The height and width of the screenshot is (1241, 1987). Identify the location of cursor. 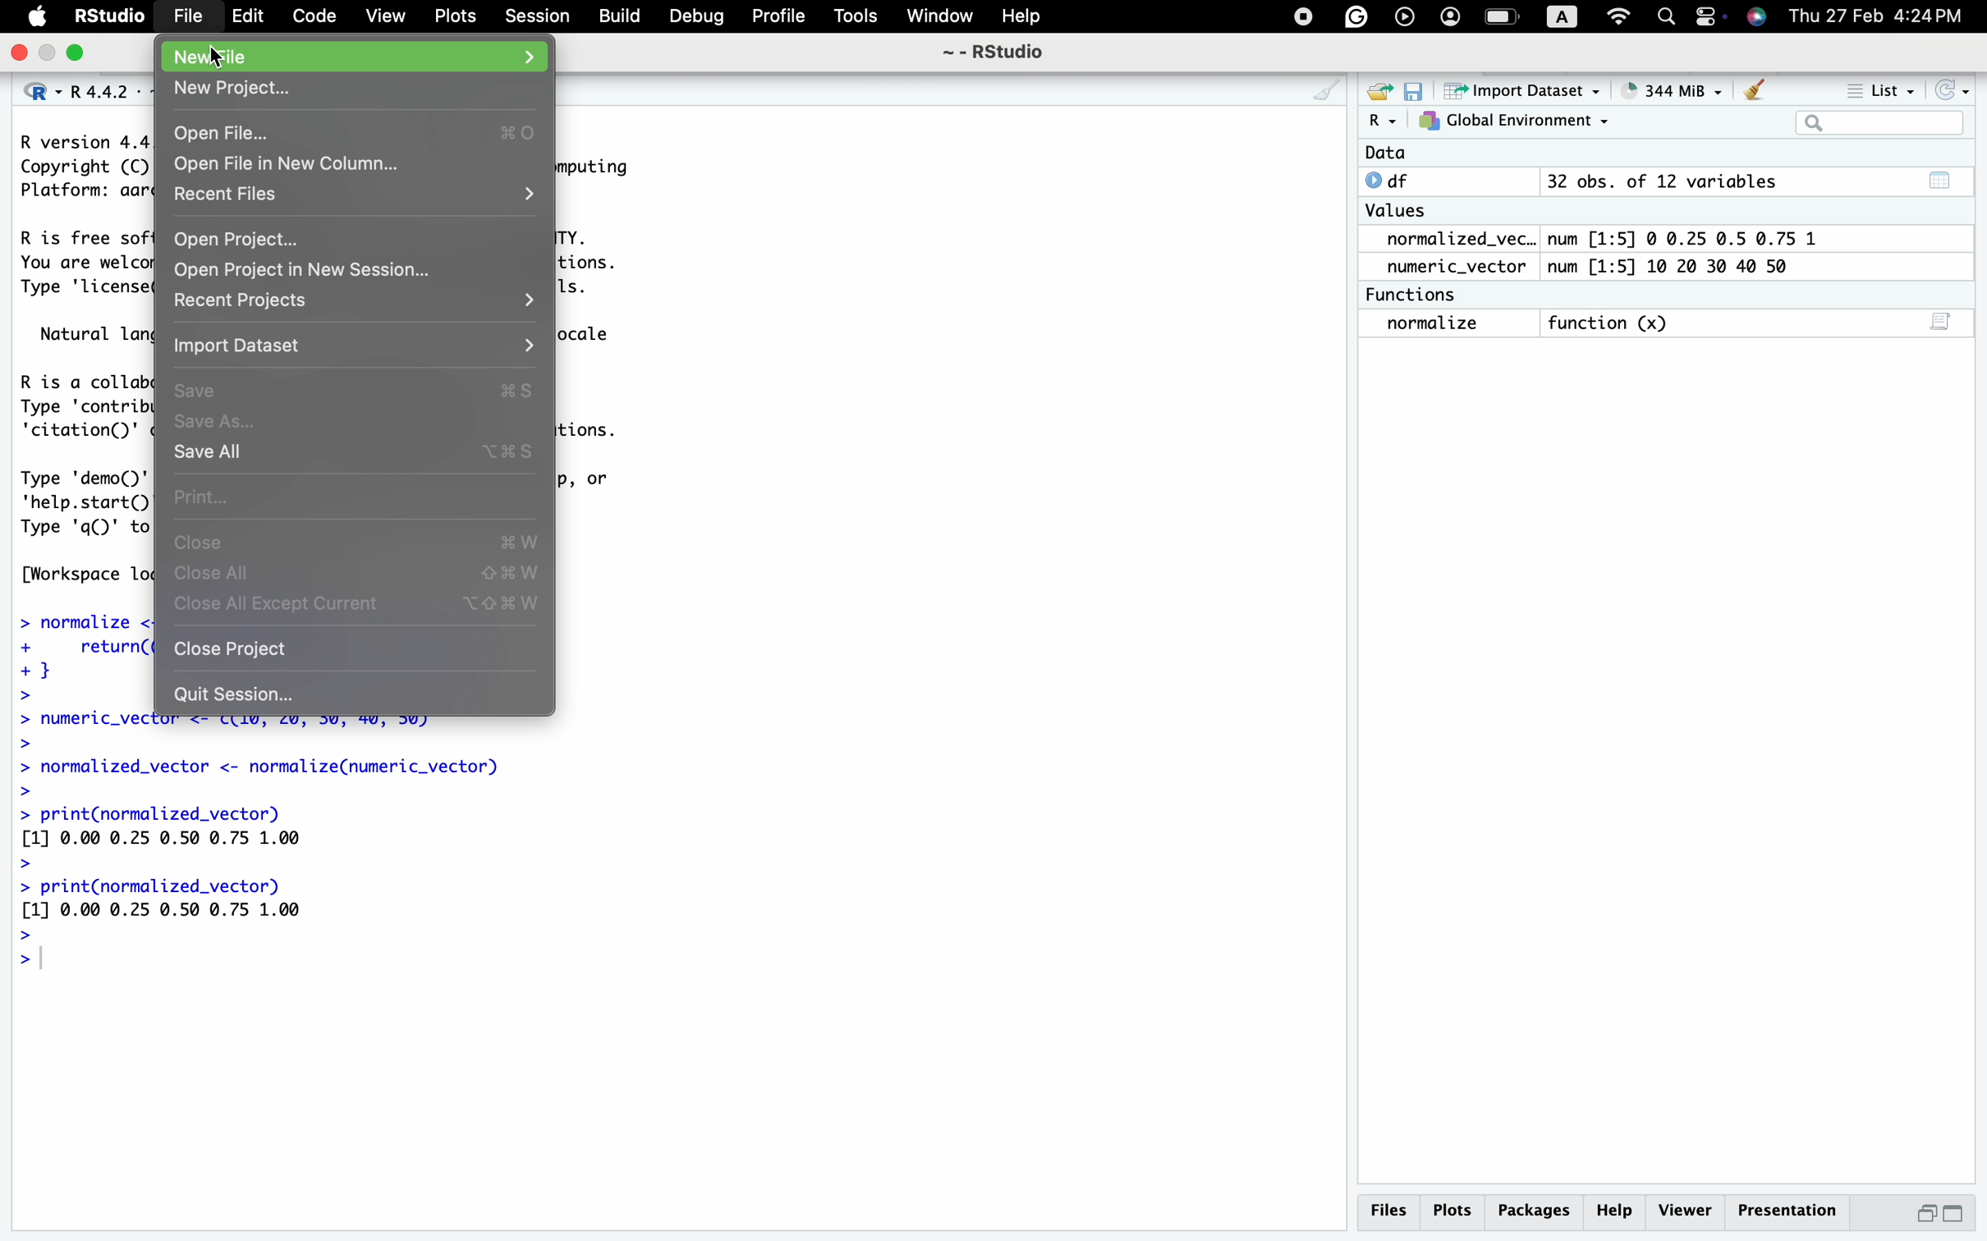
(222, 58).